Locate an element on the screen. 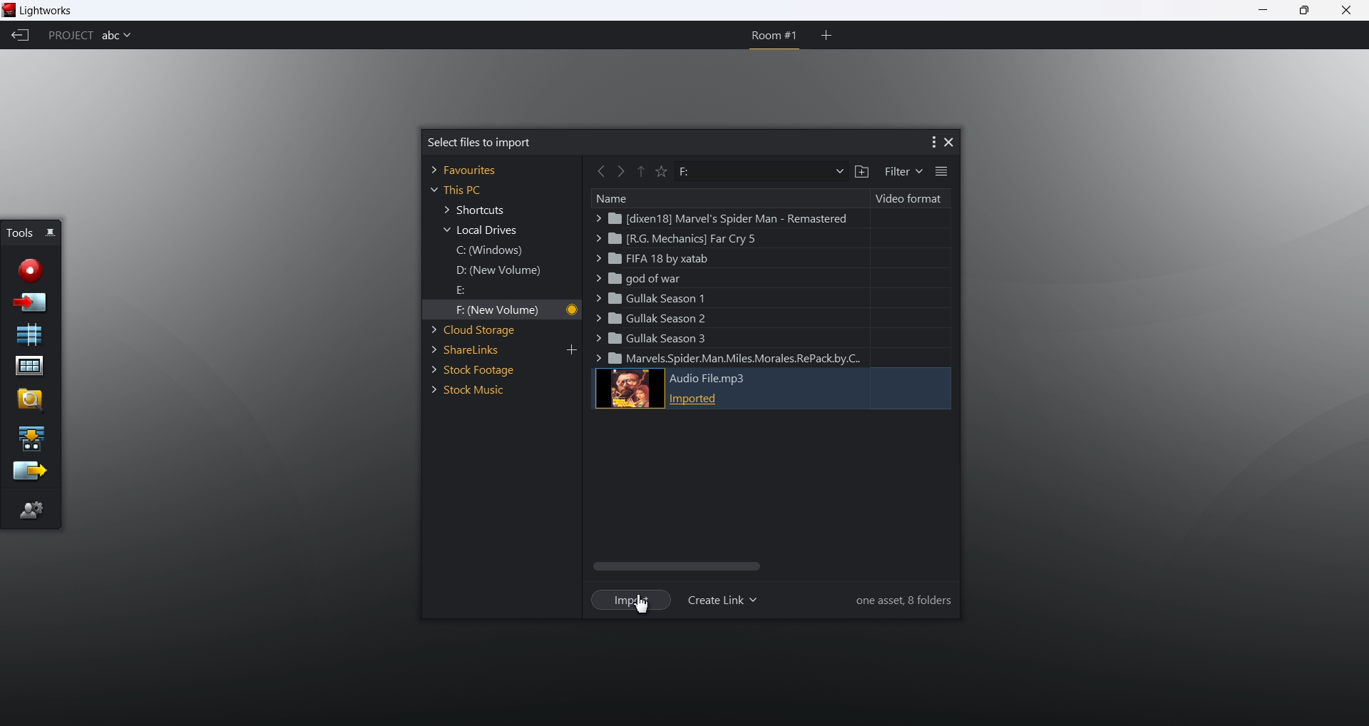 The image size is (1369, 726). add room is located at coordinates (826, 35).